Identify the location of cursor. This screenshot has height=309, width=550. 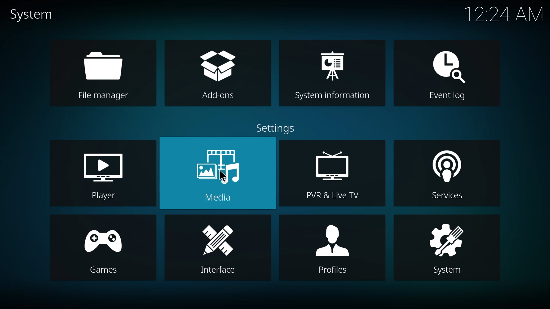
(222, 177).